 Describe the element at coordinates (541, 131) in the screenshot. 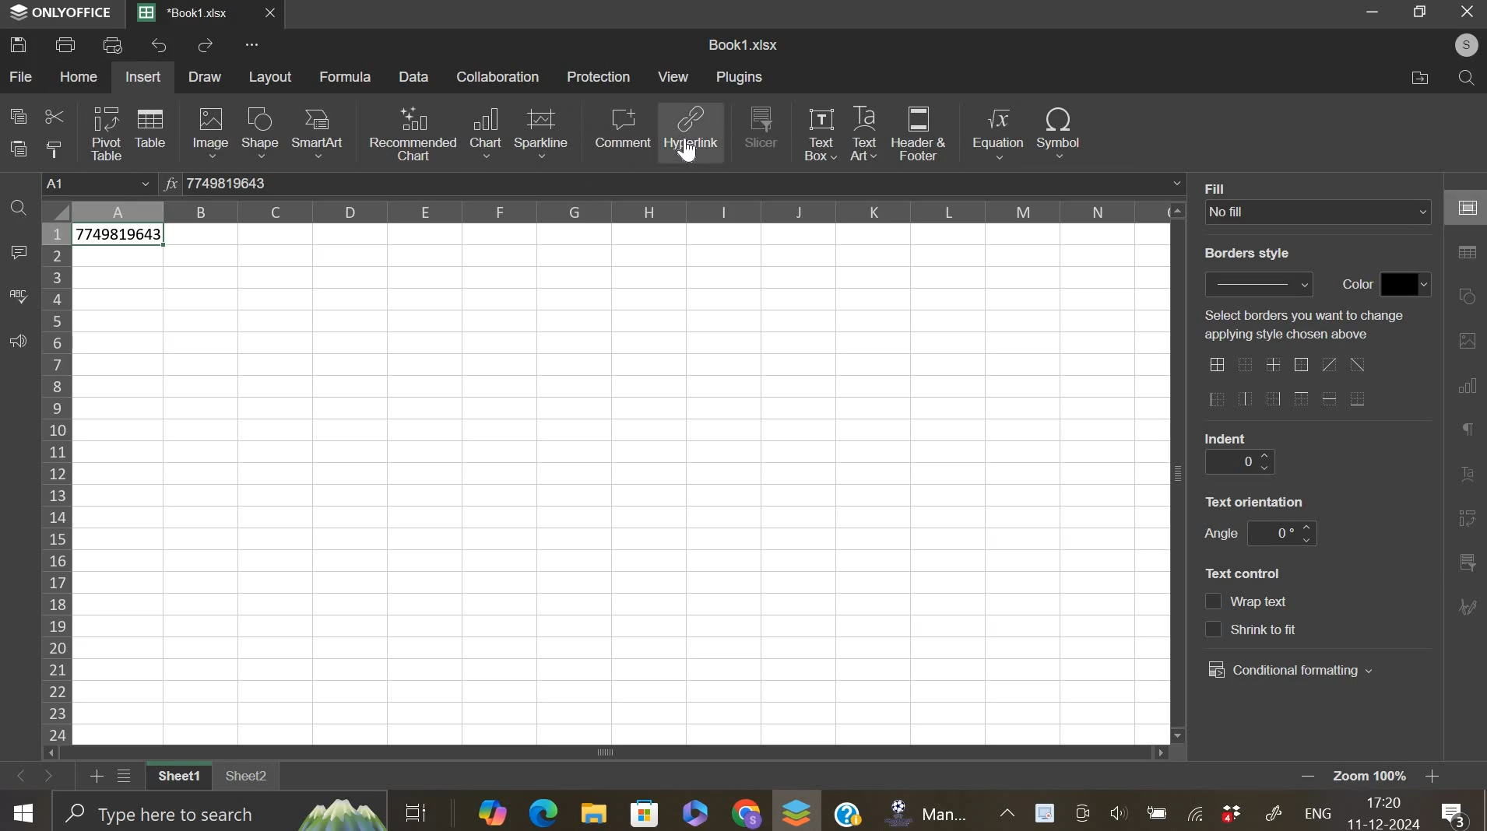

I see `sparkline` at that location.